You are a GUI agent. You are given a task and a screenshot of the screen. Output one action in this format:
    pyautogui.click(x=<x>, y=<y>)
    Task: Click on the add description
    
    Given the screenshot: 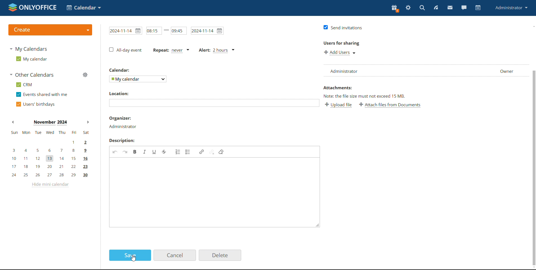 What is the action you would take?
    pyautogui.click(x=213, y=194)
    